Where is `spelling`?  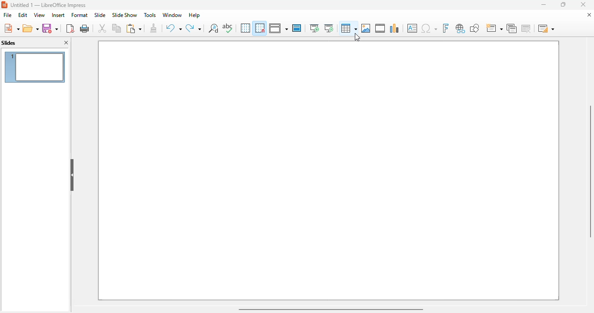
spelling is located at coordinates (227, 28).